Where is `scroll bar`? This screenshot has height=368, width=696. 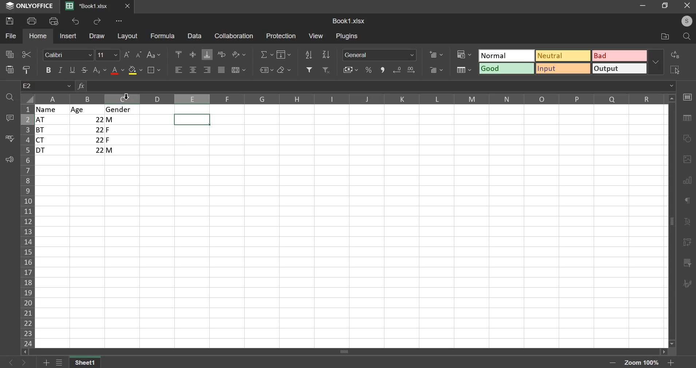
scroll bar is located at coordinates (352, 352).